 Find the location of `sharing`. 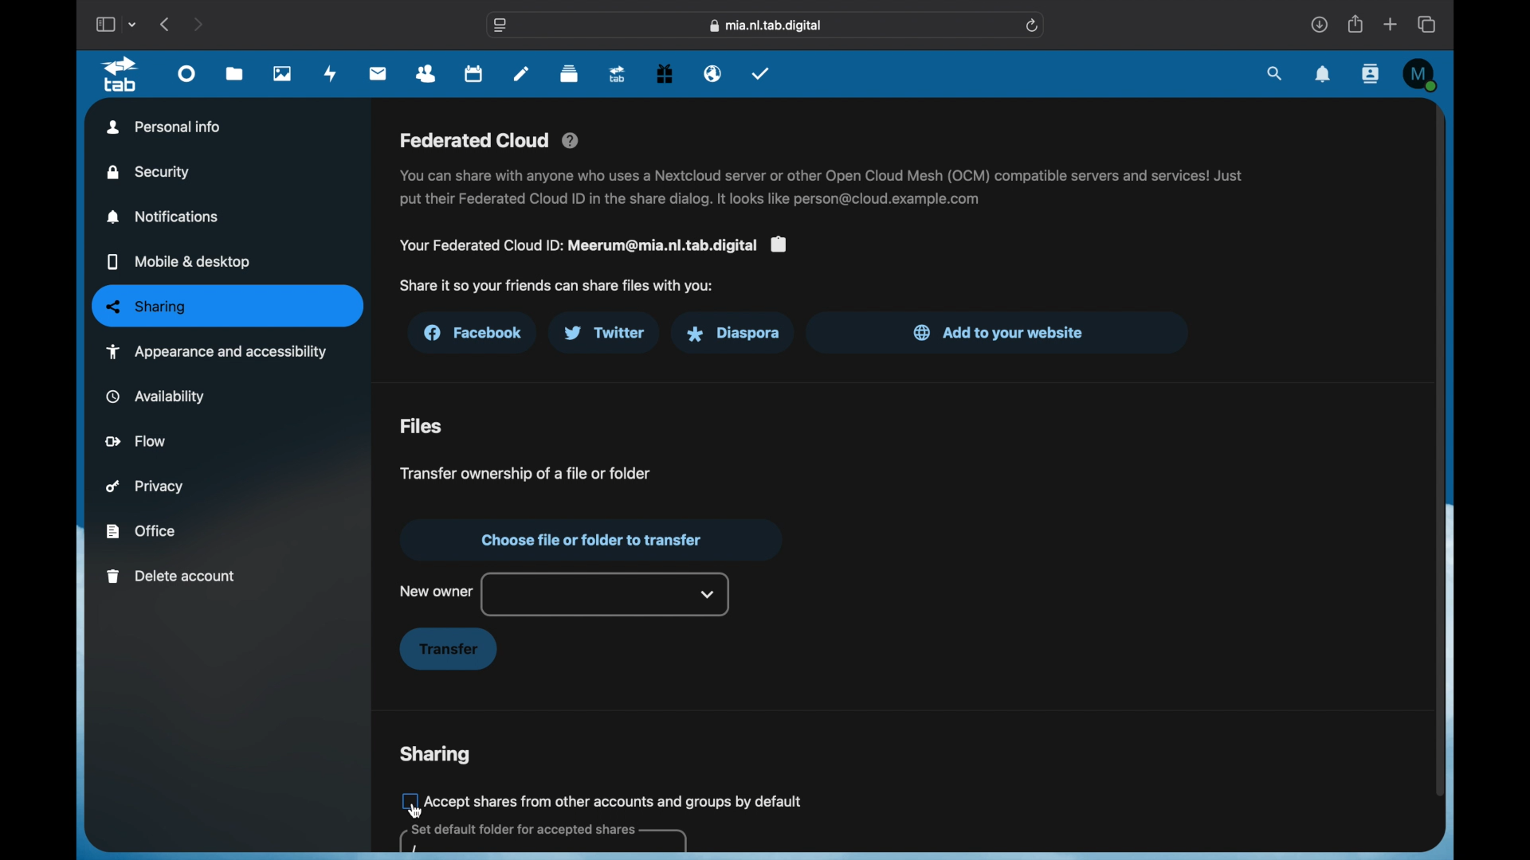

sharing is located at coordinates (435, 755).